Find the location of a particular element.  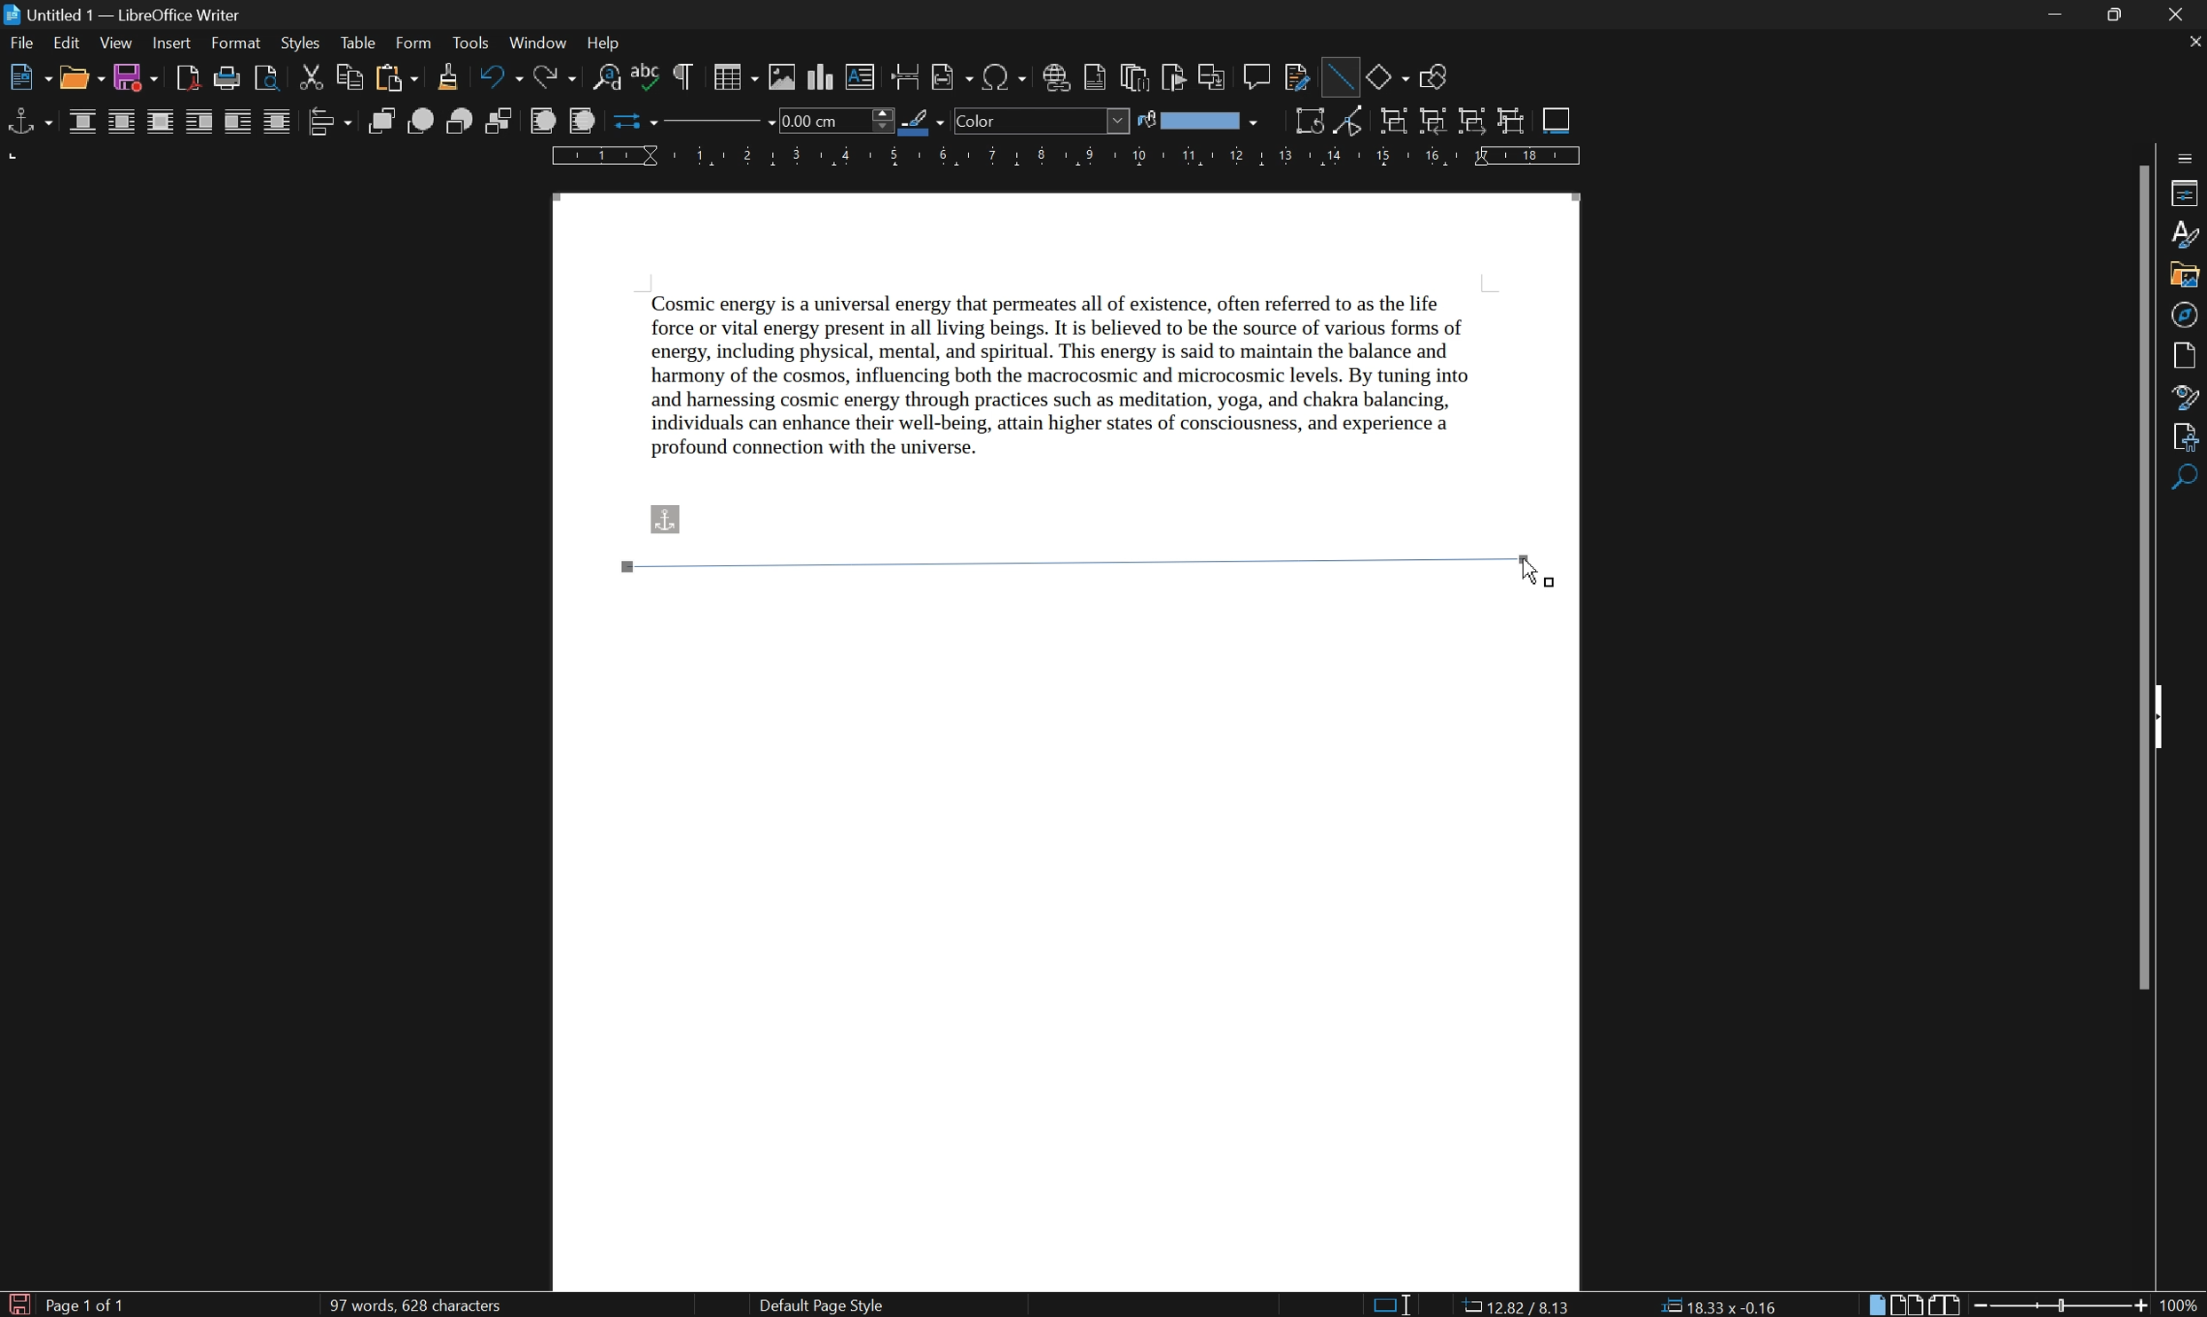

accessibility check is located at coordinates (2187, 479).